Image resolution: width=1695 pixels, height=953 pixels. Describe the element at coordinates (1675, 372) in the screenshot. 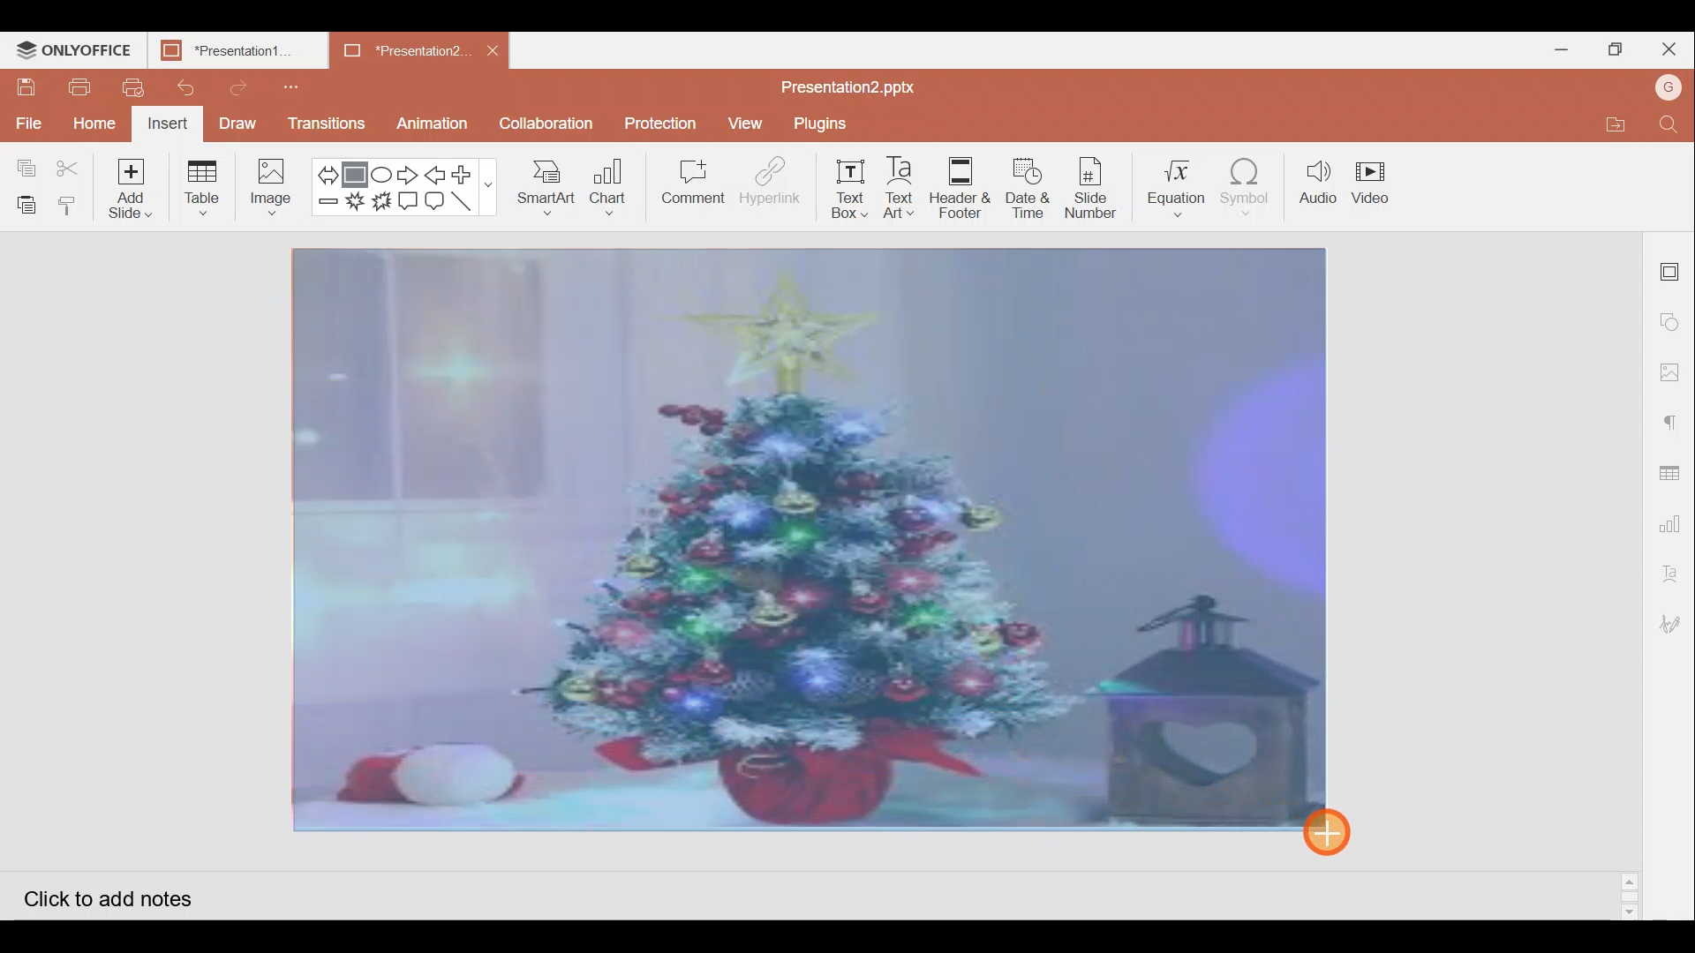

I see `Image settings` at that location.